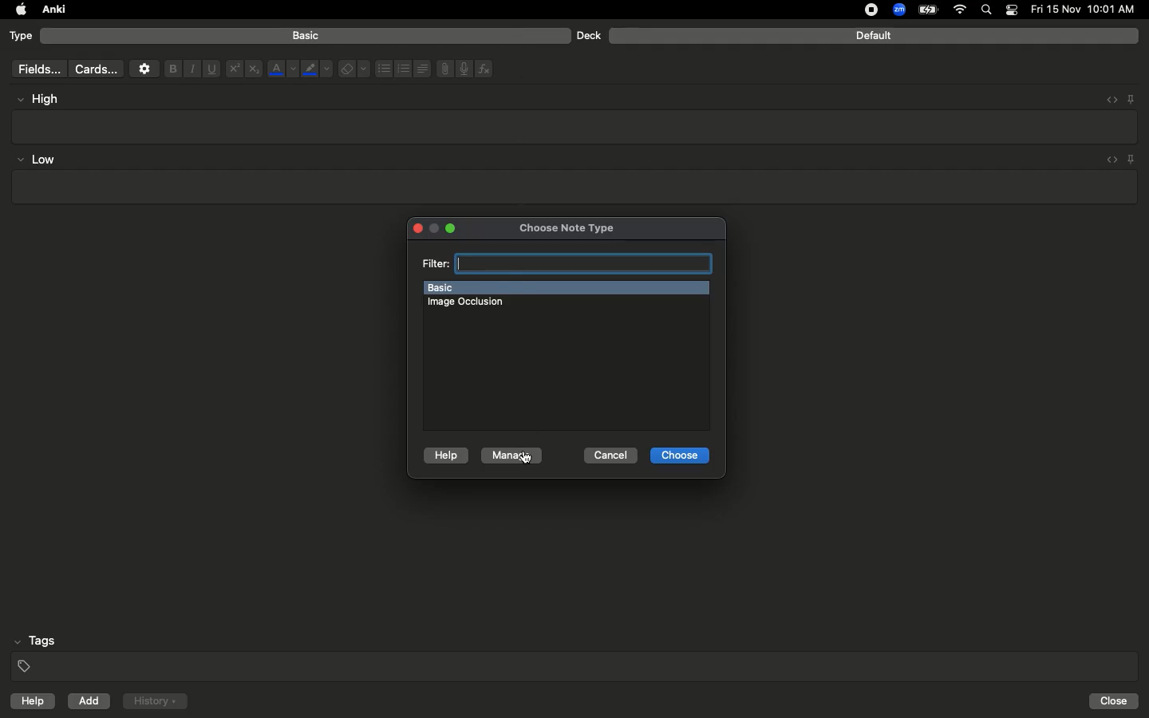 The image size is (1149, 718). What do you see at coordinates (155, 701) in the screenshot?
I see `History` at bounding box center [155, 701].